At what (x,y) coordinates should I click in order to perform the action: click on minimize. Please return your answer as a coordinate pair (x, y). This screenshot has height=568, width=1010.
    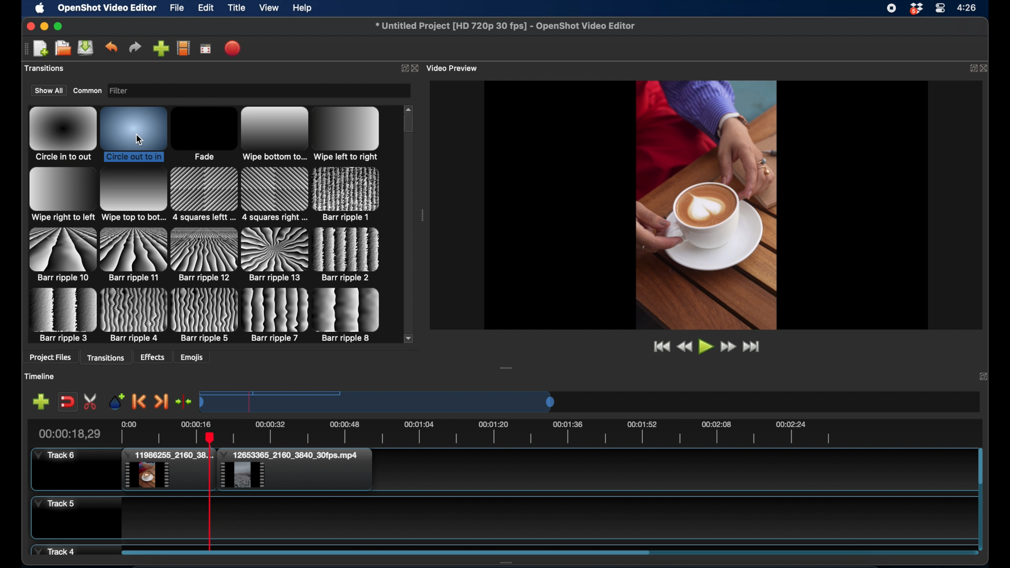
    Looking at the image, I should click on (44, 26).